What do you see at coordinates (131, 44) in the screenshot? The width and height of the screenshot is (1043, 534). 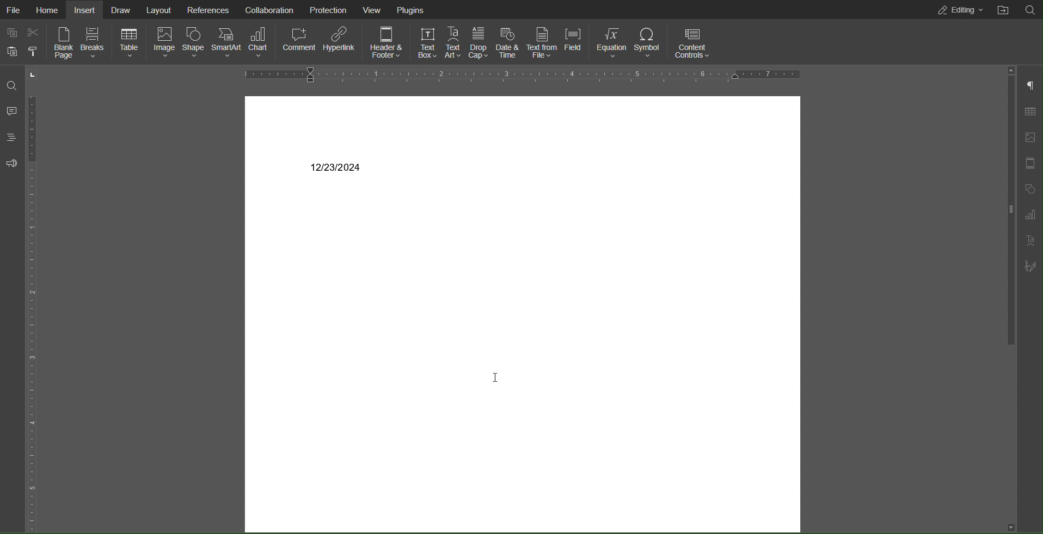 I see `Table` at bounding box center [131, 44].